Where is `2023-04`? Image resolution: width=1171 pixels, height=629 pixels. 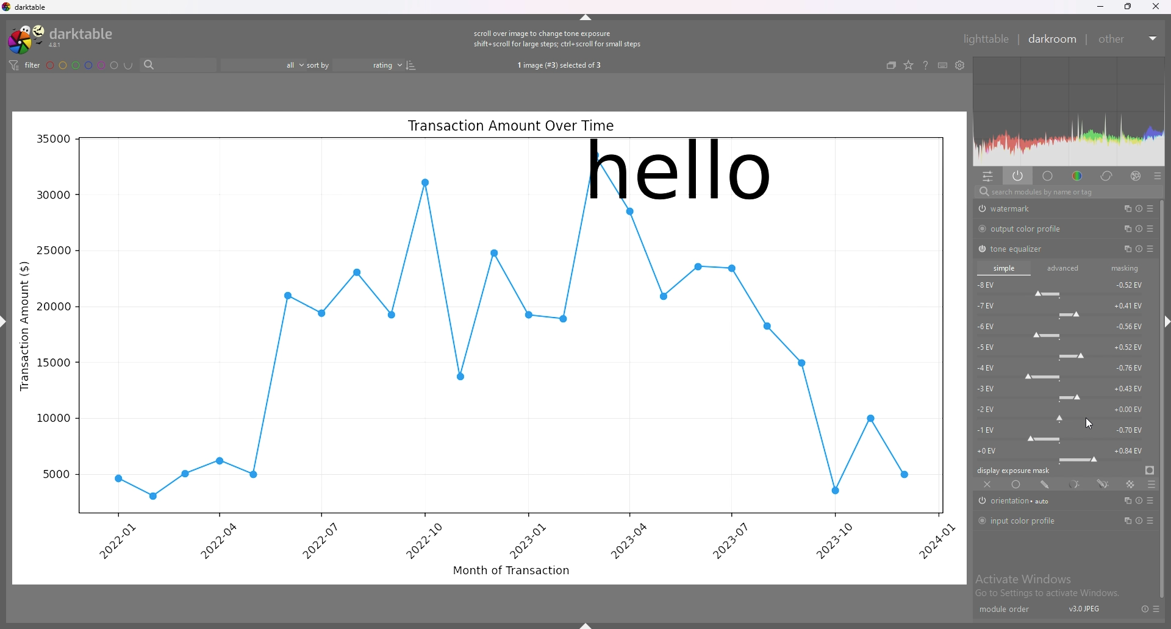
2023-04 is located at coordinates (629, 540).